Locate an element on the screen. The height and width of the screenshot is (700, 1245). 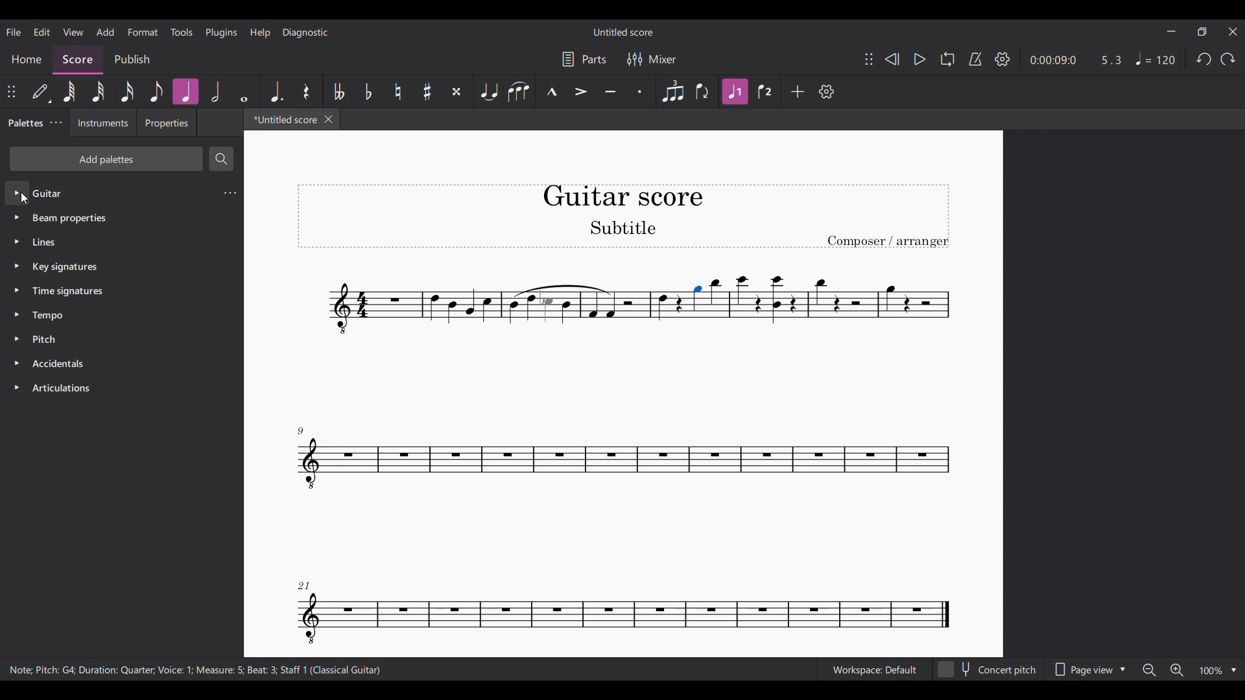
Click to expand time signatures palette is located at coordinates (17, 290).